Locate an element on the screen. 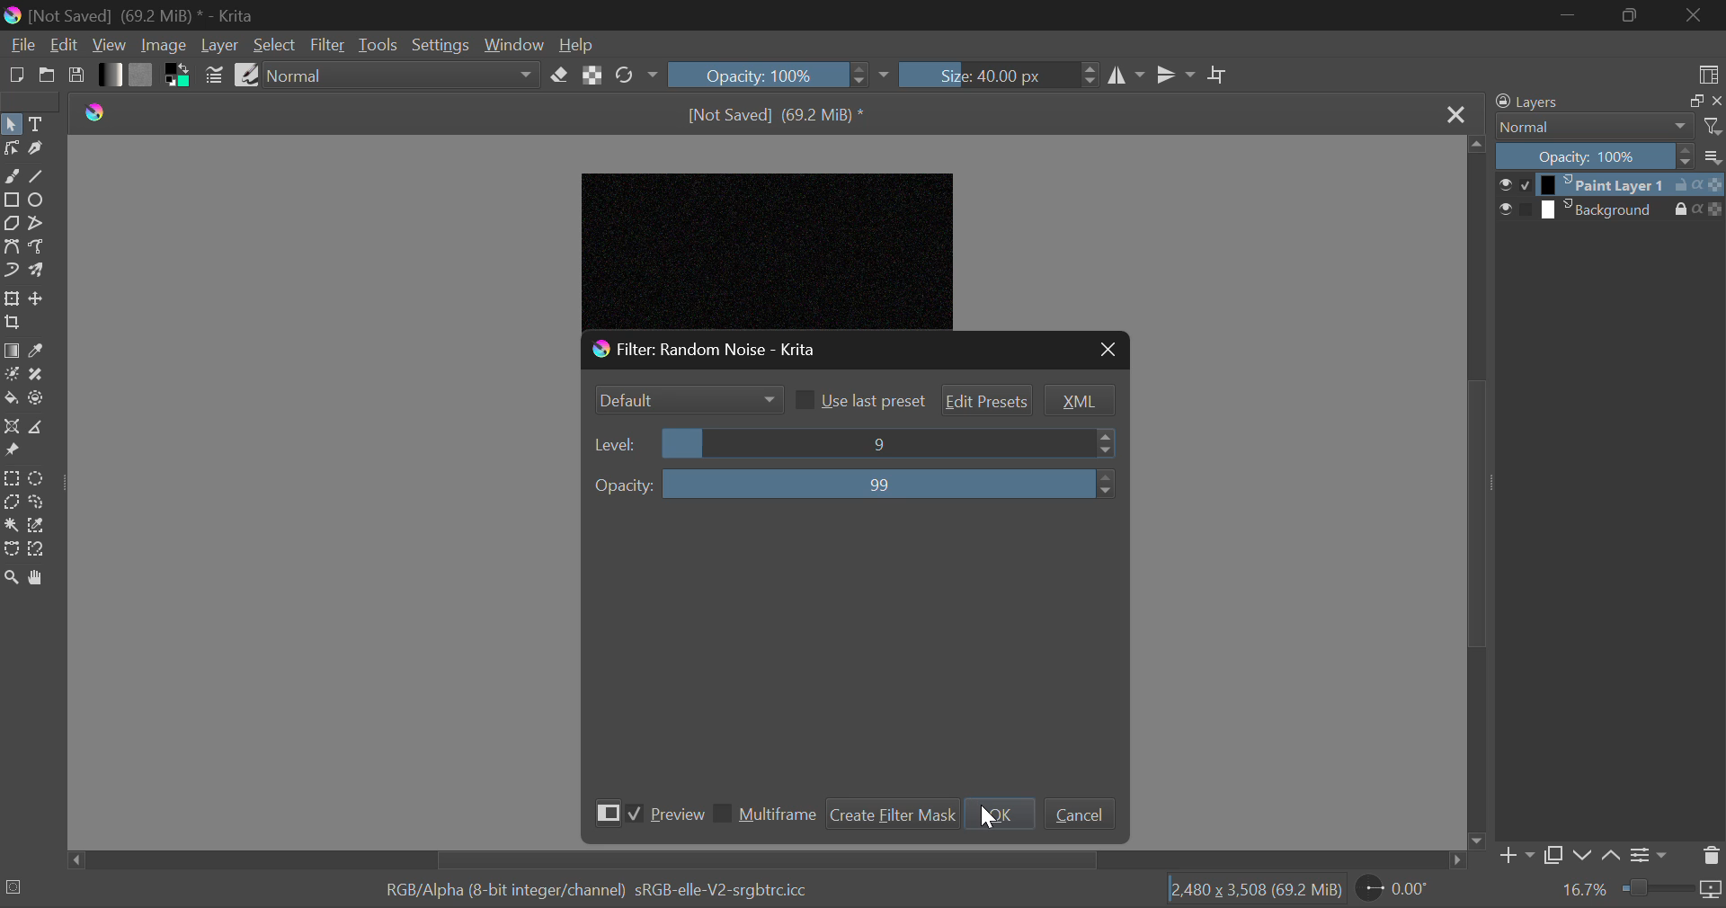  Brush Presets is located at coordinates (246, 74).